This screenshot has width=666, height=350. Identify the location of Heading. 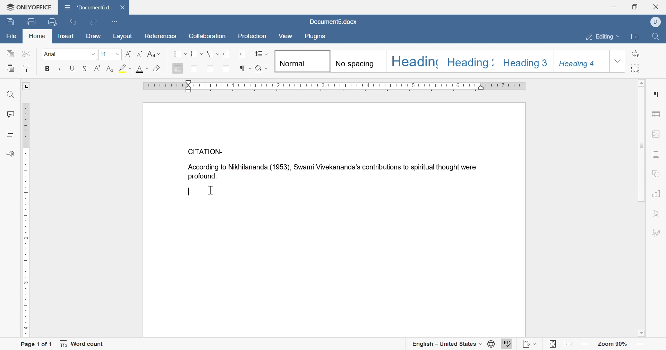
(470, 61).